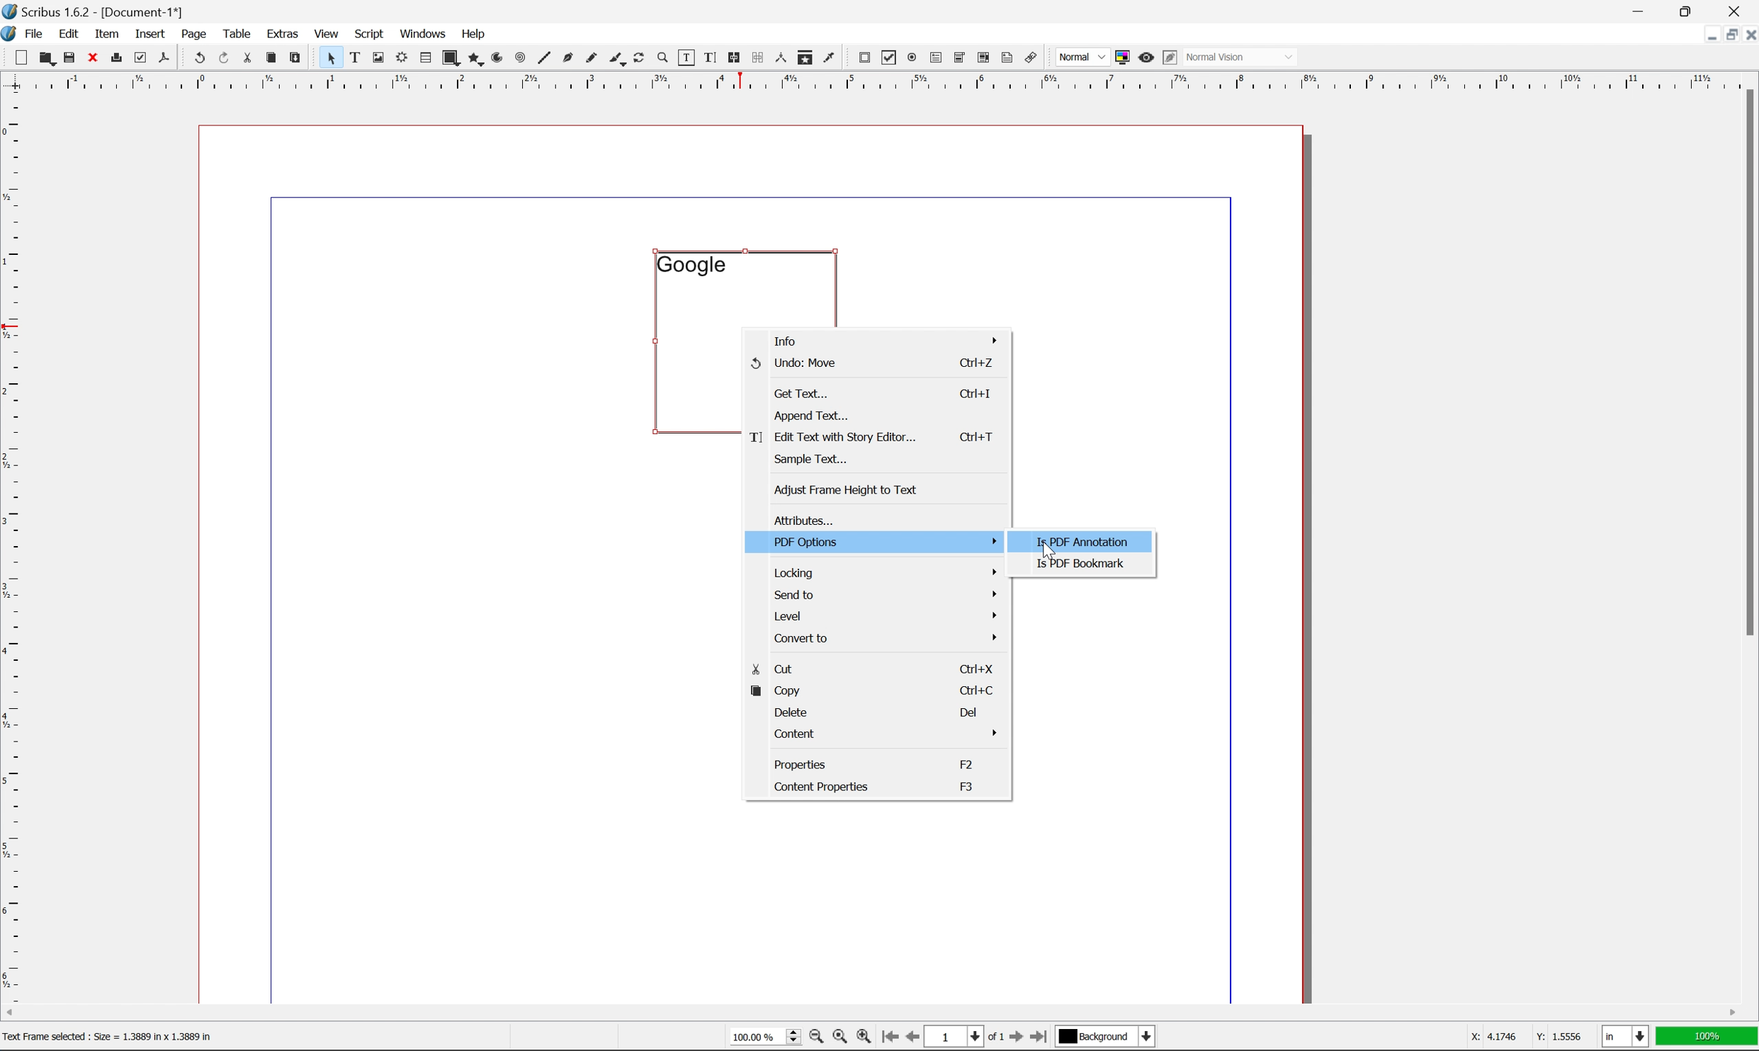  I want to click on go to next page, so click(1012, 1038).